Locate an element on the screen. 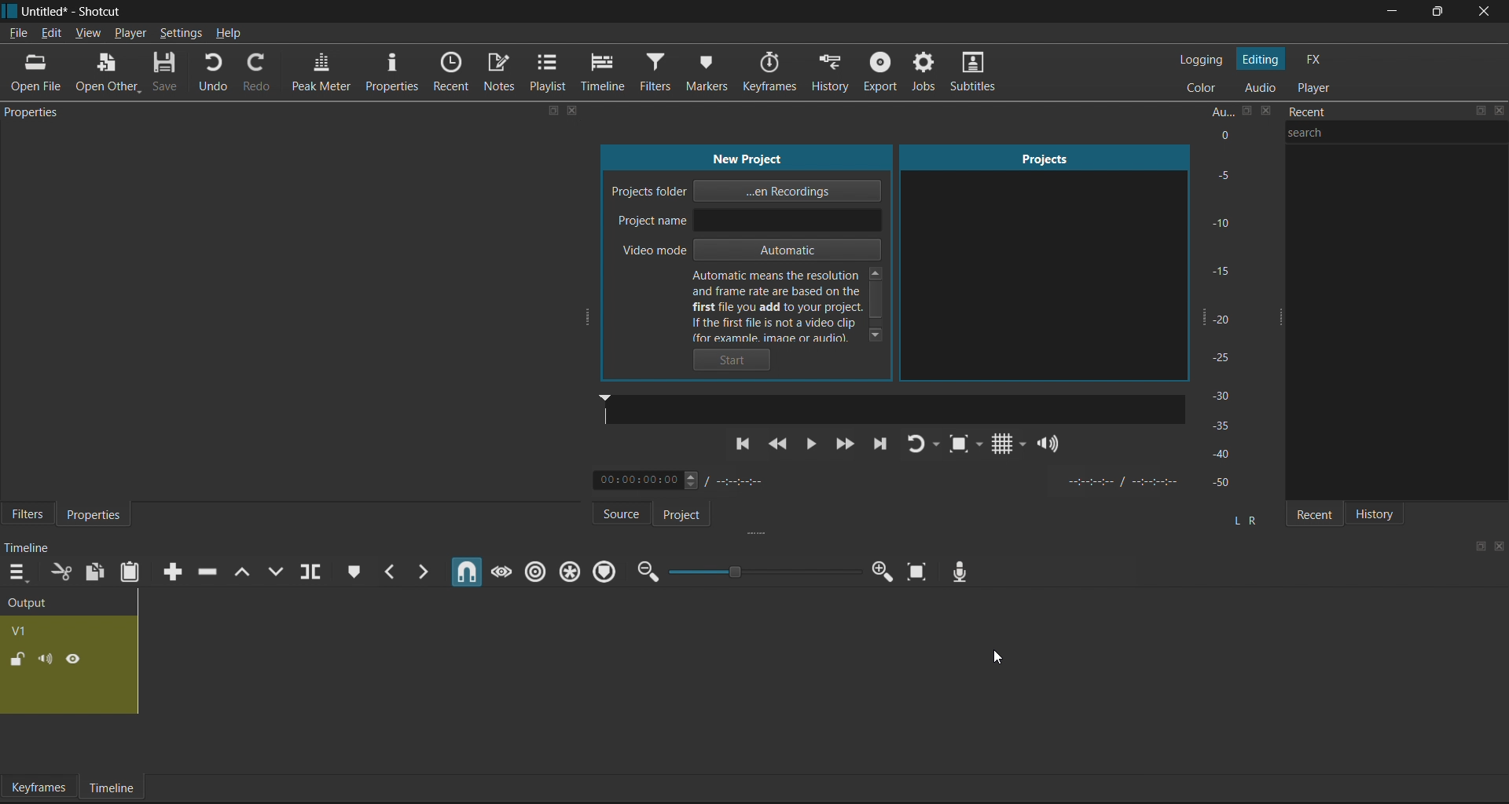  Sound bar is located at coordinates (891, 408).